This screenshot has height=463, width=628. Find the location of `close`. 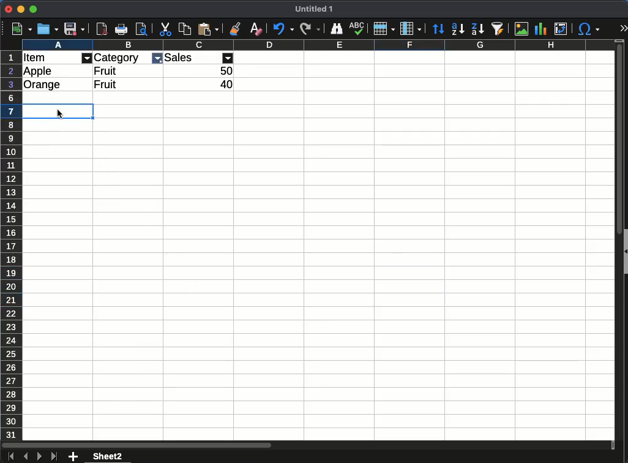

close is located at coordinates (8, 9).